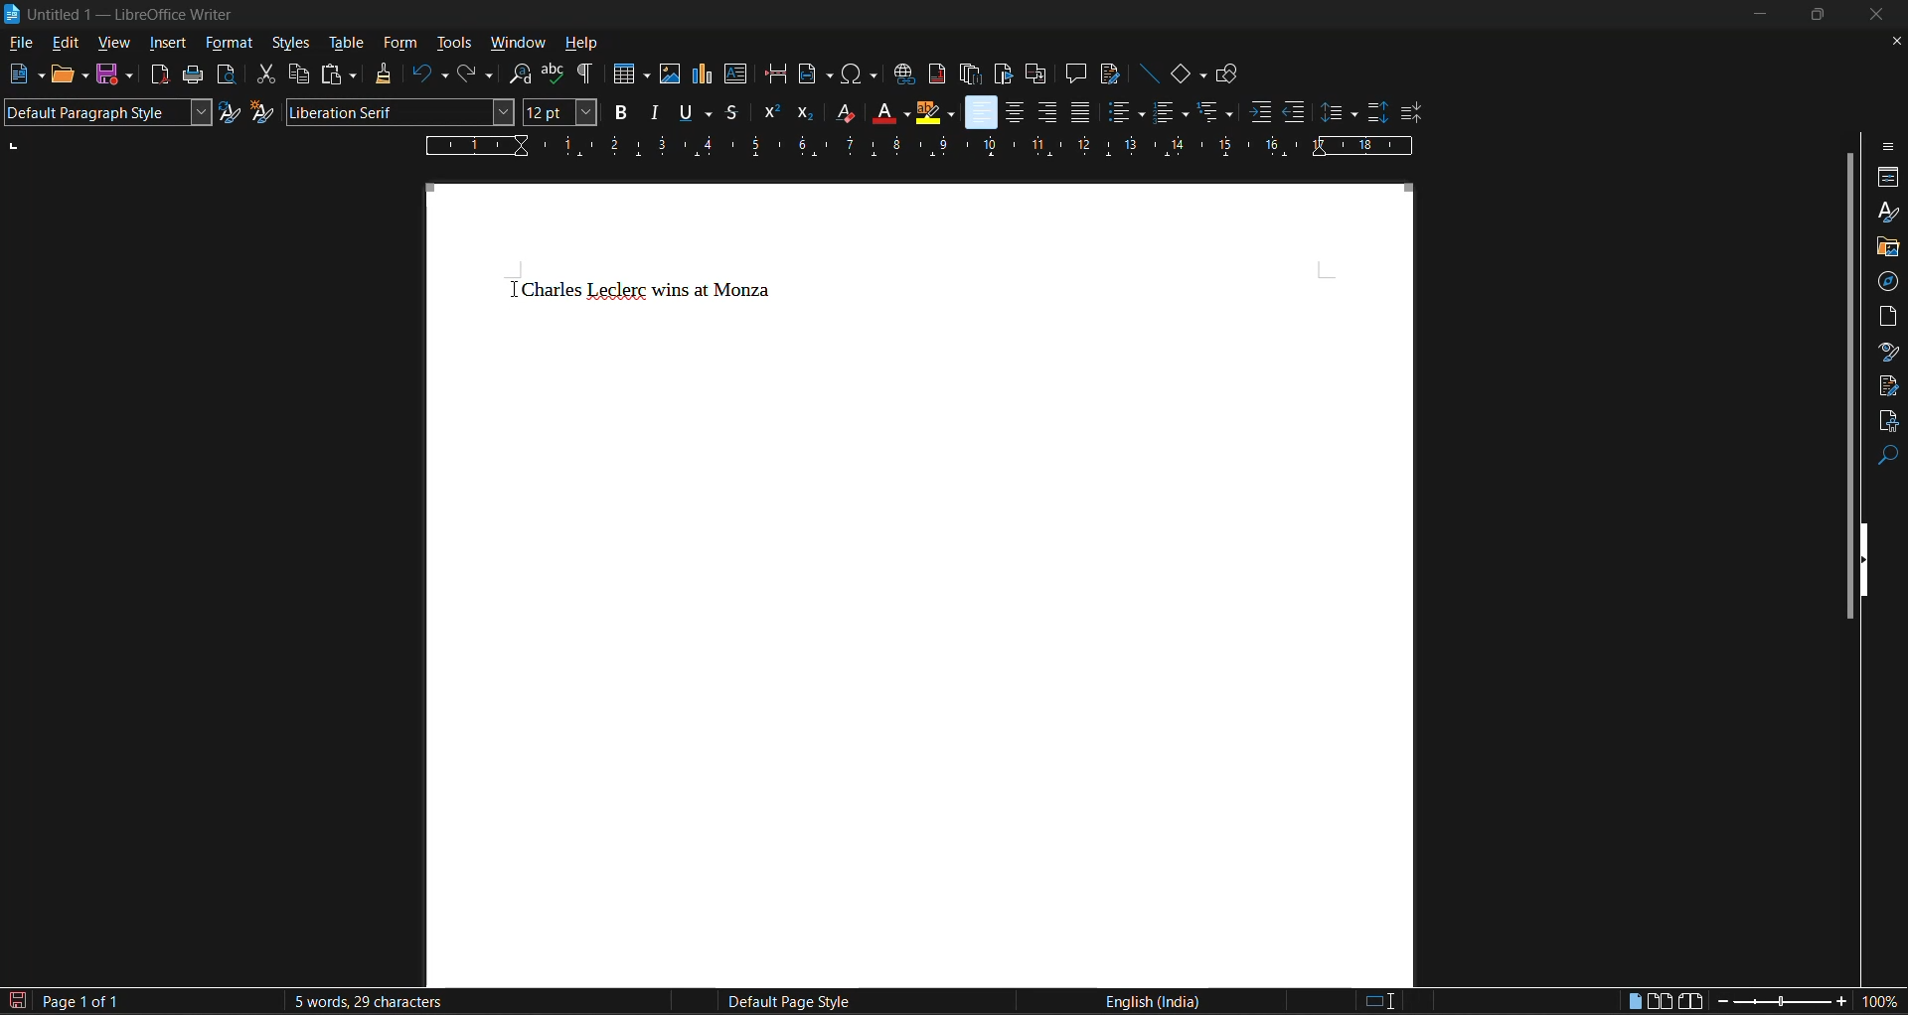 Image resolution: width=1908 pixels, height=1015 pixels. Describe the element at coordinates (191, 73) in the screenshot. I see `print` at that location.